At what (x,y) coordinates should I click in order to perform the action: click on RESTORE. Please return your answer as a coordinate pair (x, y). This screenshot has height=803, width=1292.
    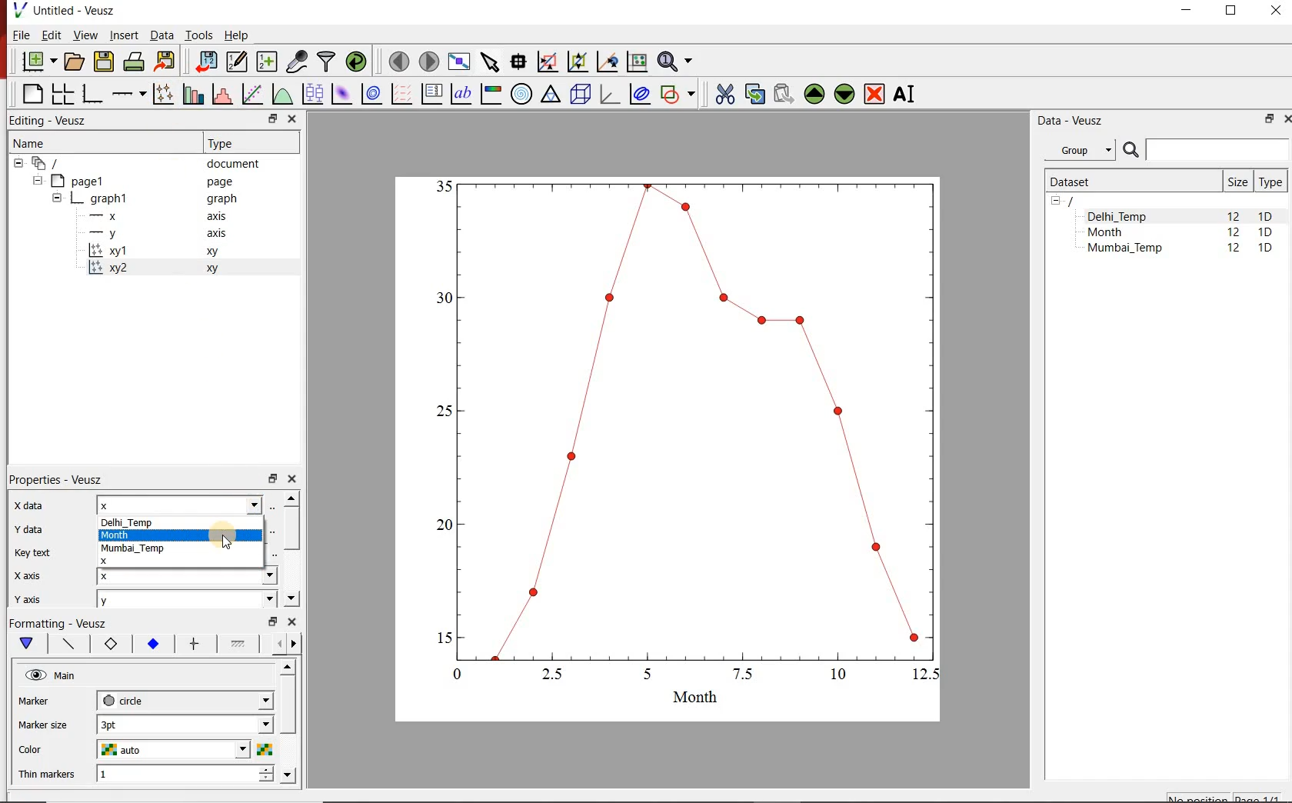
    Looking at the image, I should click on (1231, 12).